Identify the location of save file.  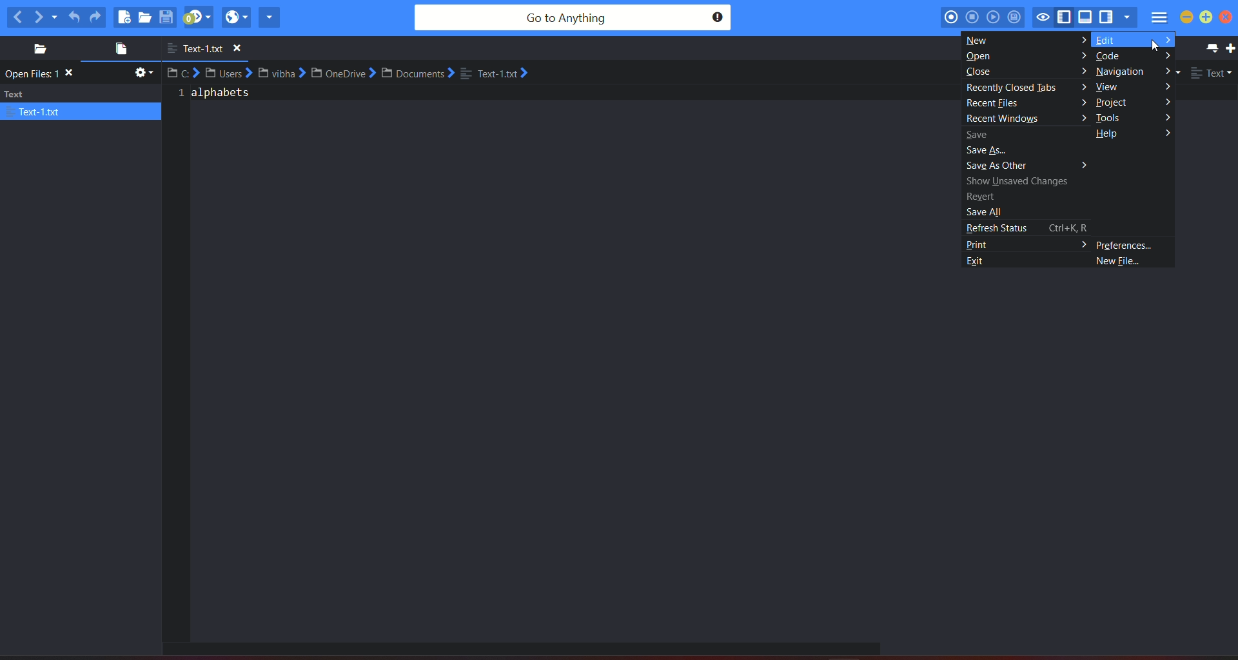
(168, 17).